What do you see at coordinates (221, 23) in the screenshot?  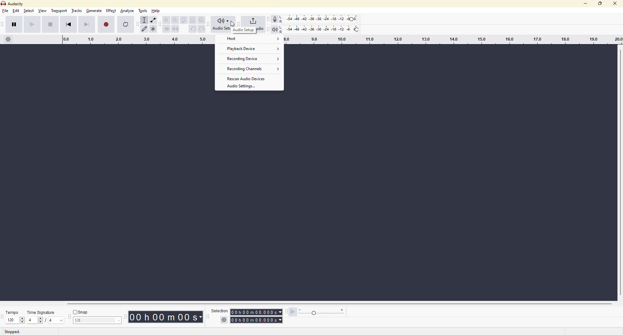 I see `audio setup` at bounding box center [221, 23].